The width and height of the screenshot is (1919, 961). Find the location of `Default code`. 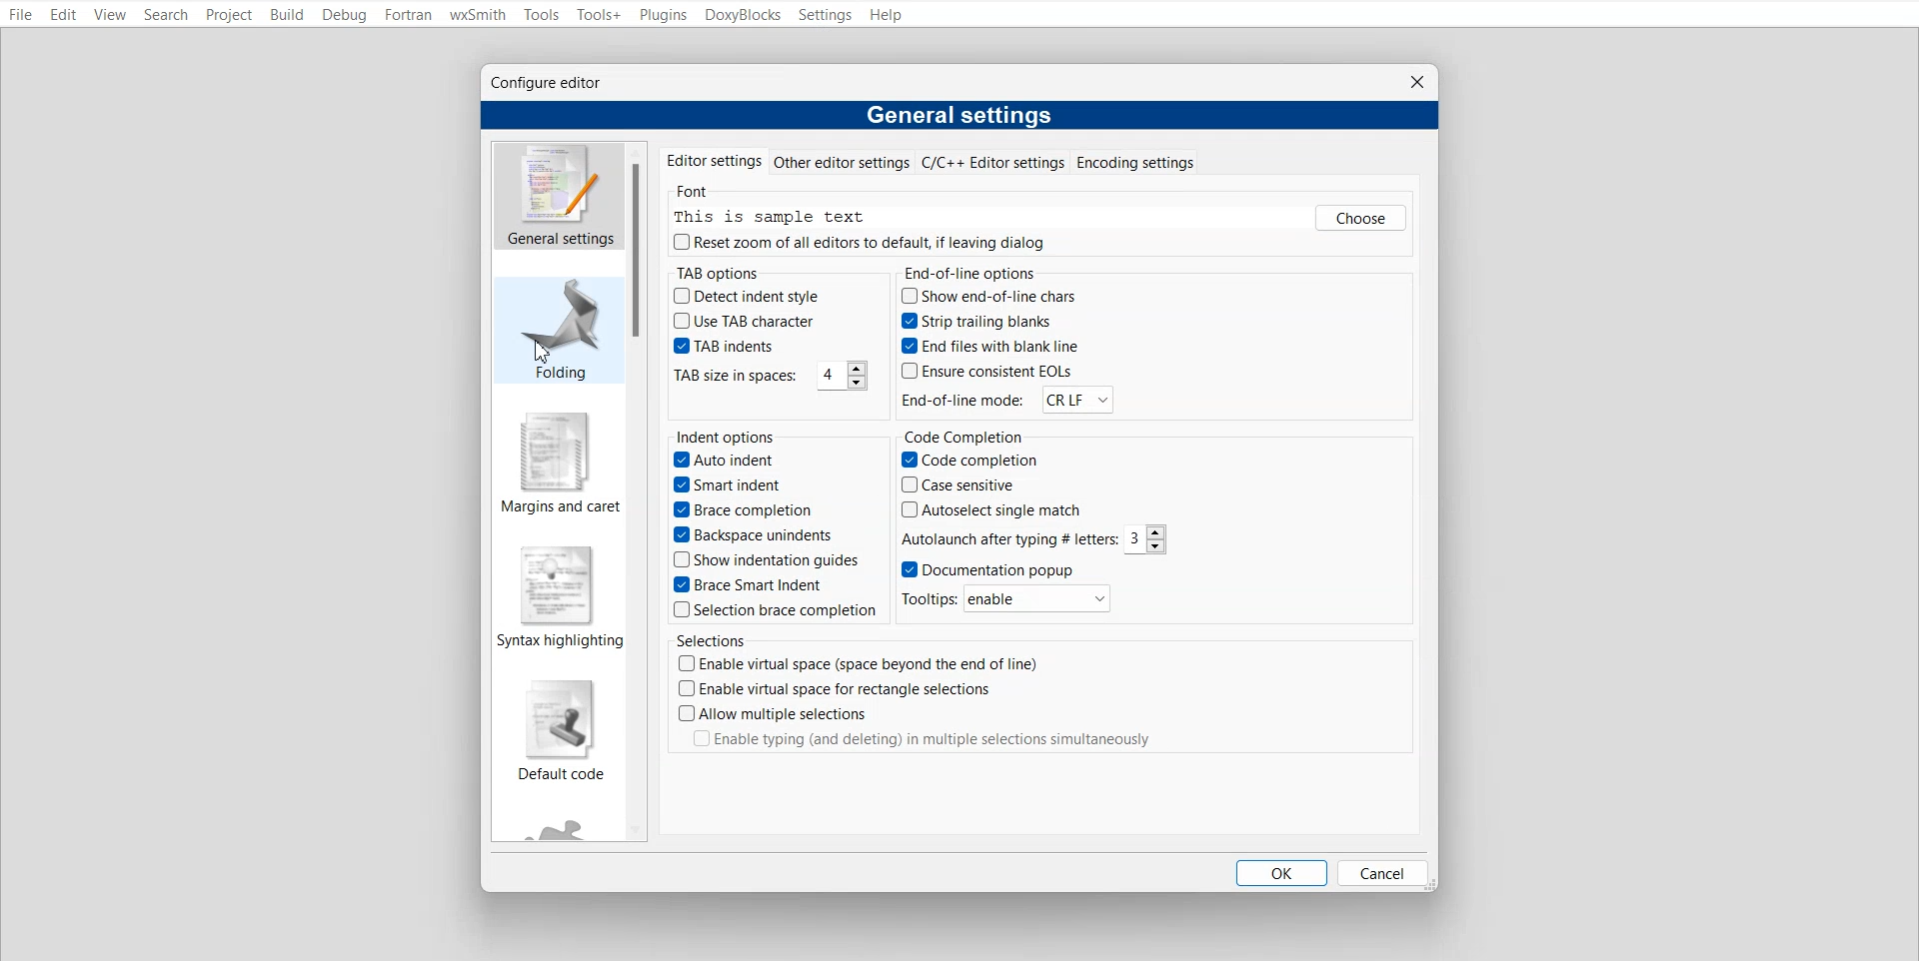

Default code is located at coordinates (561, 731).